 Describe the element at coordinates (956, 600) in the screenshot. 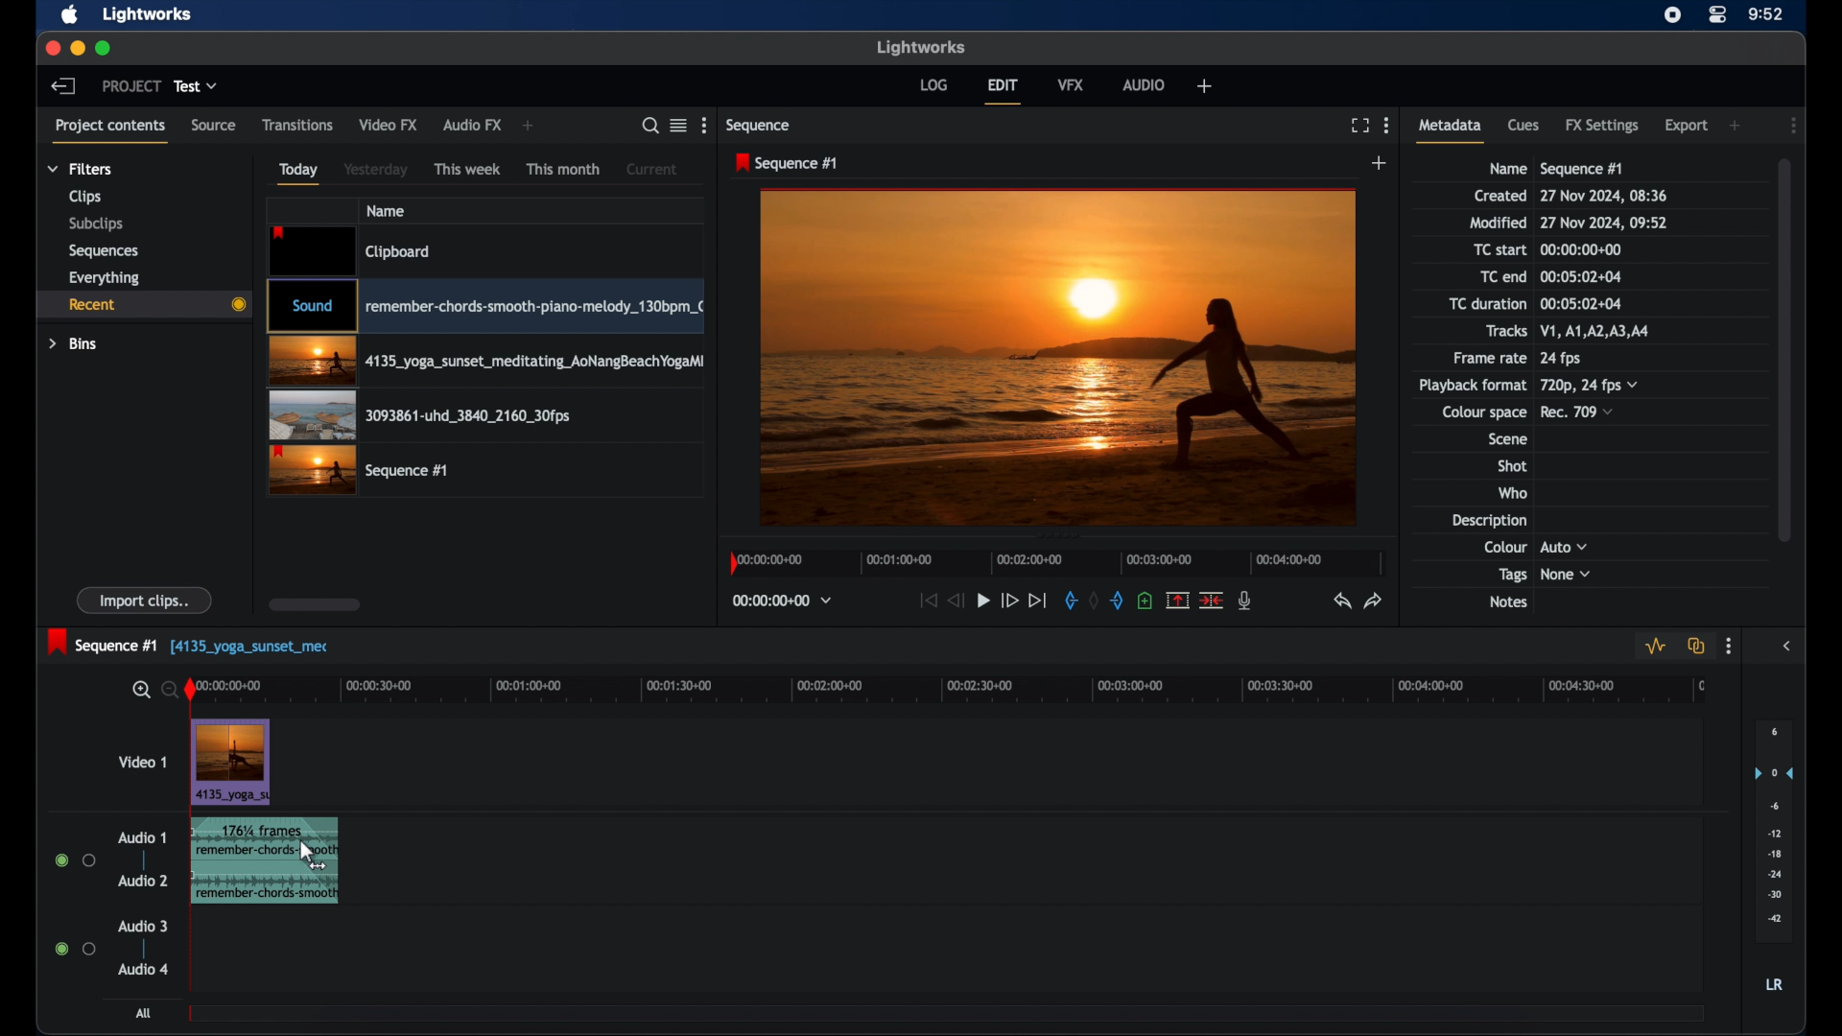

I see `rewind` at that location.